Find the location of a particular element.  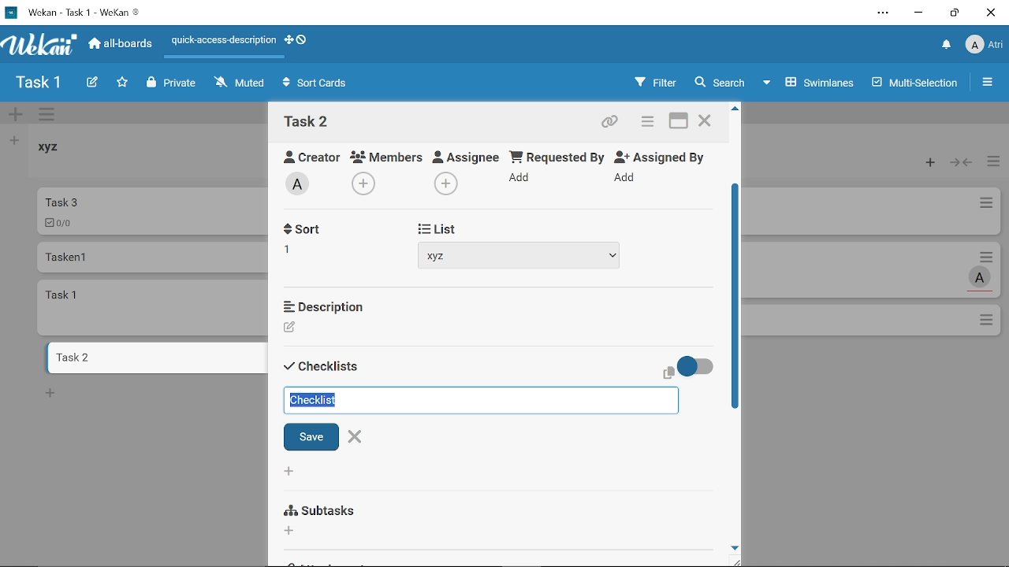

move down is located at coordinates (733, 546).